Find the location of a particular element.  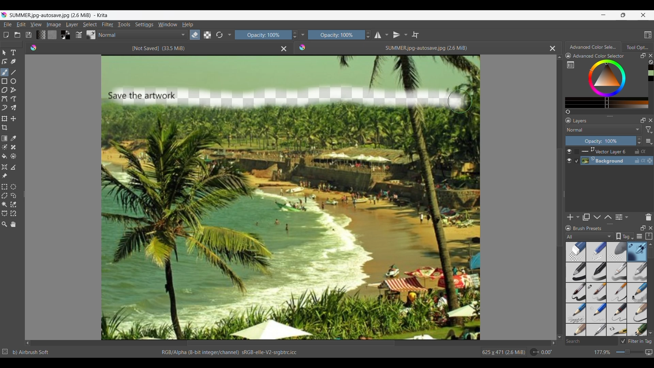

Close is located at coordinates (284, 49).